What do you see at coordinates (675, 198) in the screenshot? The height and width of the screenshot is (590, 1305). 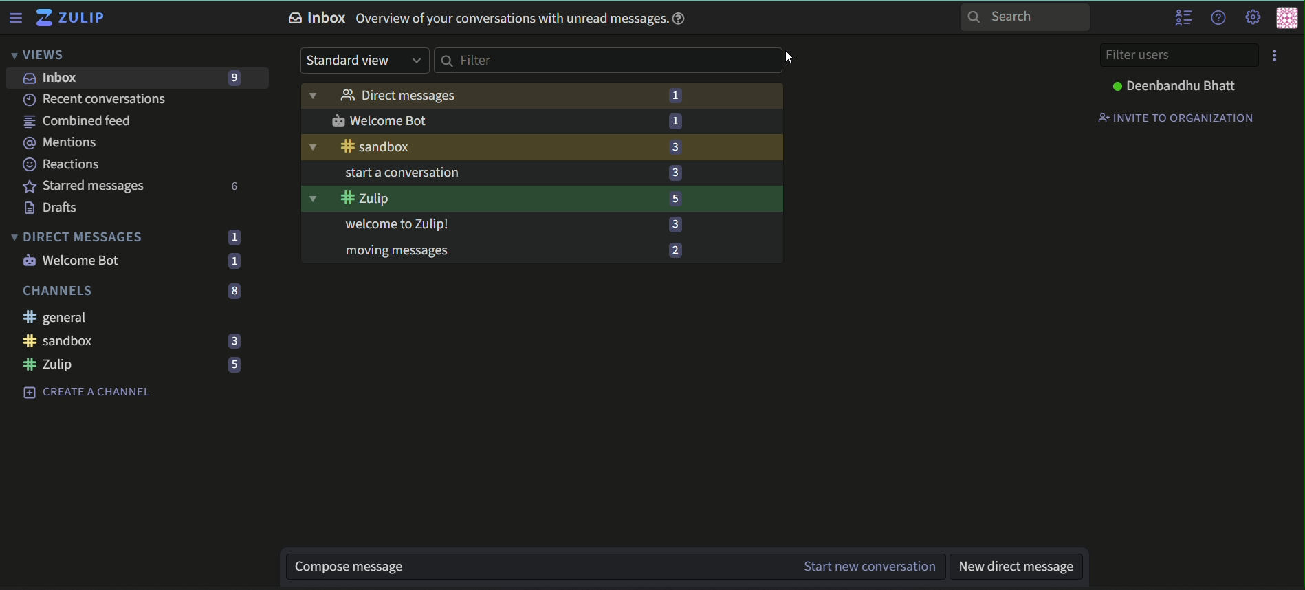 I see `number` at bounding box center [675, 198].